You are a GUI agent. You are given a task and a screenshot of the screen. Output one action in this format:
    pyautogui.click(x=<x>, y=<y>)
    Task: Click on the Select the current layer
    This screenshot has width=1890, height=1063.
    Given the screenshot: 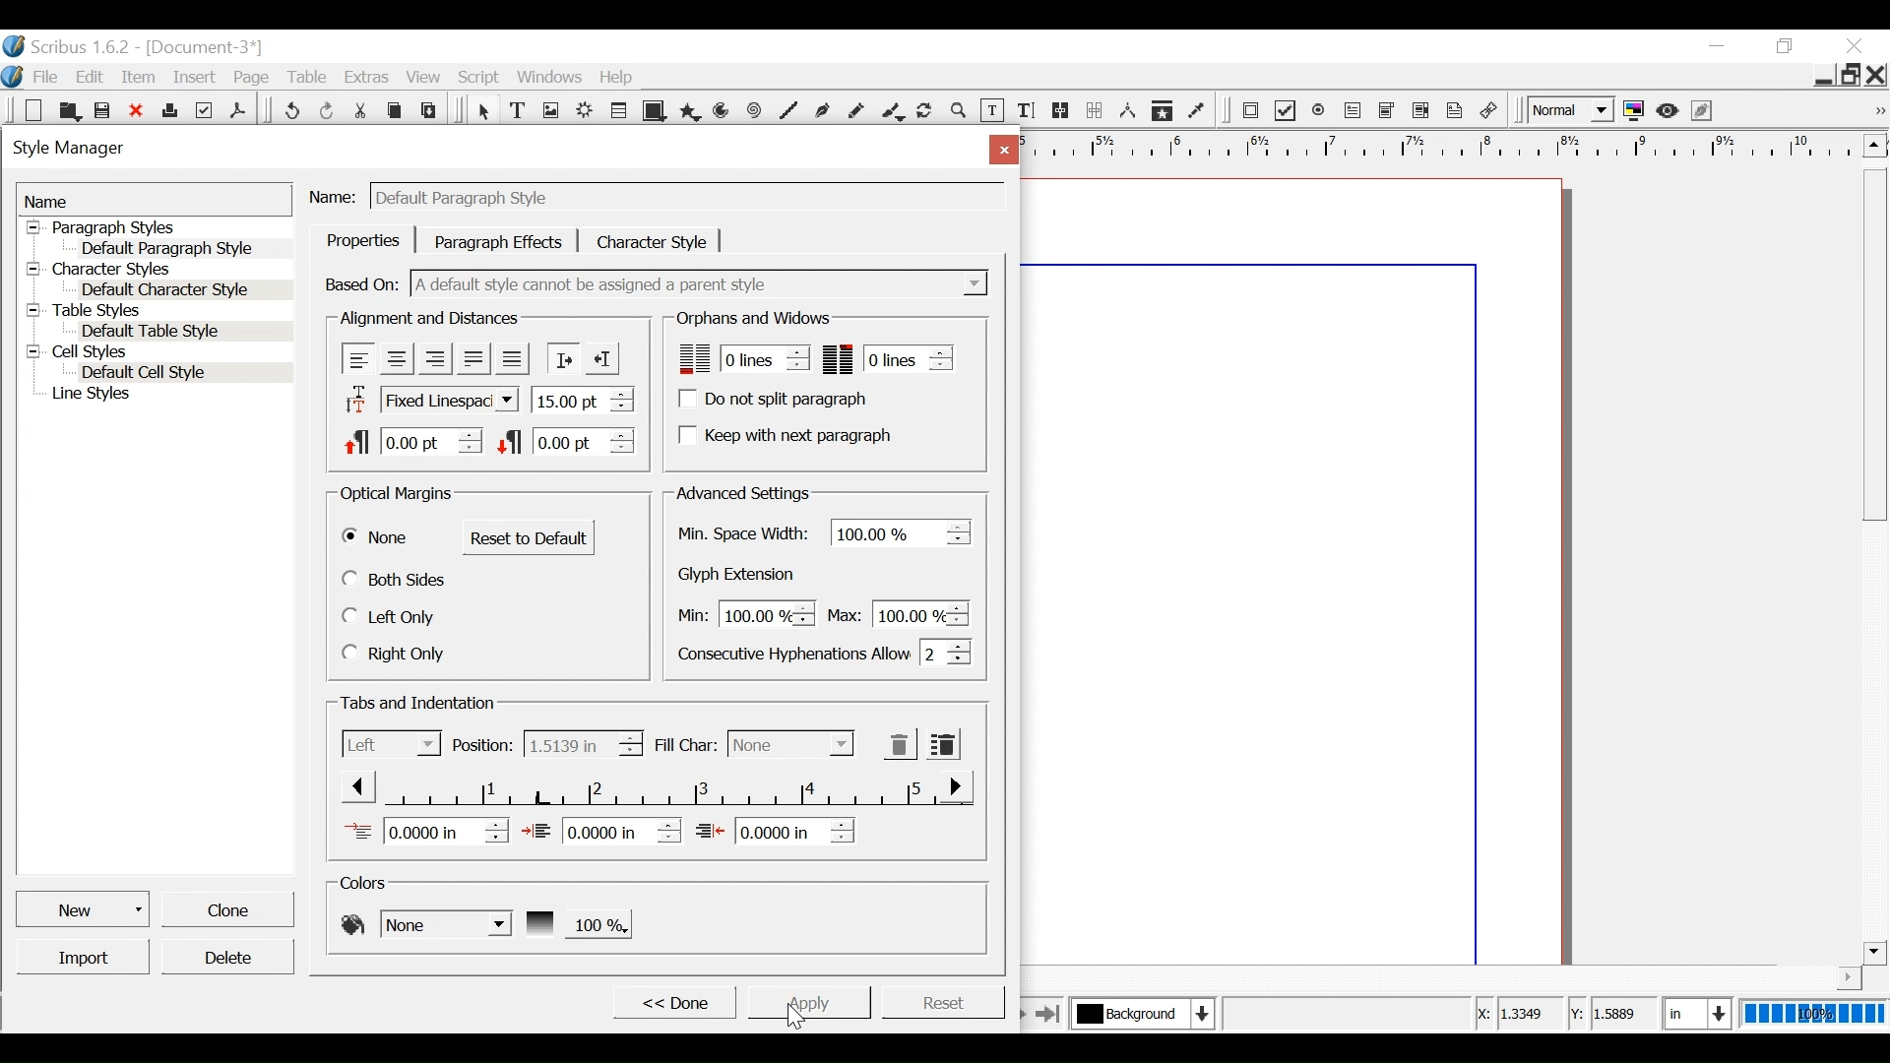 What is the action you would take?
    pyautogui.click(x=1139, y=1013)
    